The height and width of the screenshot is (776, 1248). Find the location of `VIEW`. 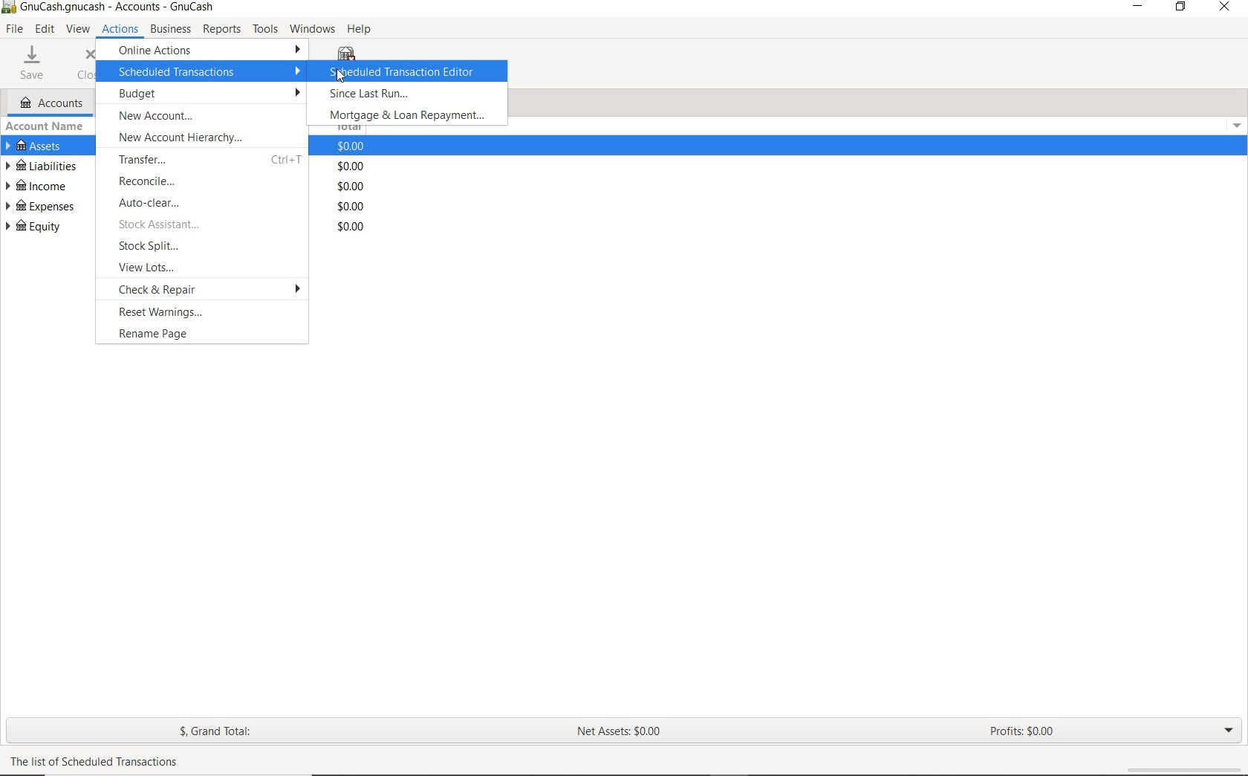

VIEW is located at coordinates (78, 30).